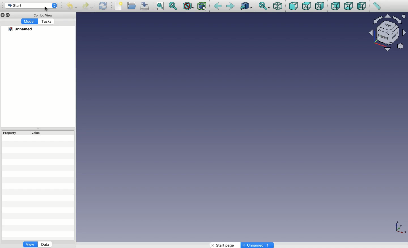 The width and height of the screenshot is (408, 248). Describe the element at coordinates (48, 9) in the screenshot. I see `Click` at that location.